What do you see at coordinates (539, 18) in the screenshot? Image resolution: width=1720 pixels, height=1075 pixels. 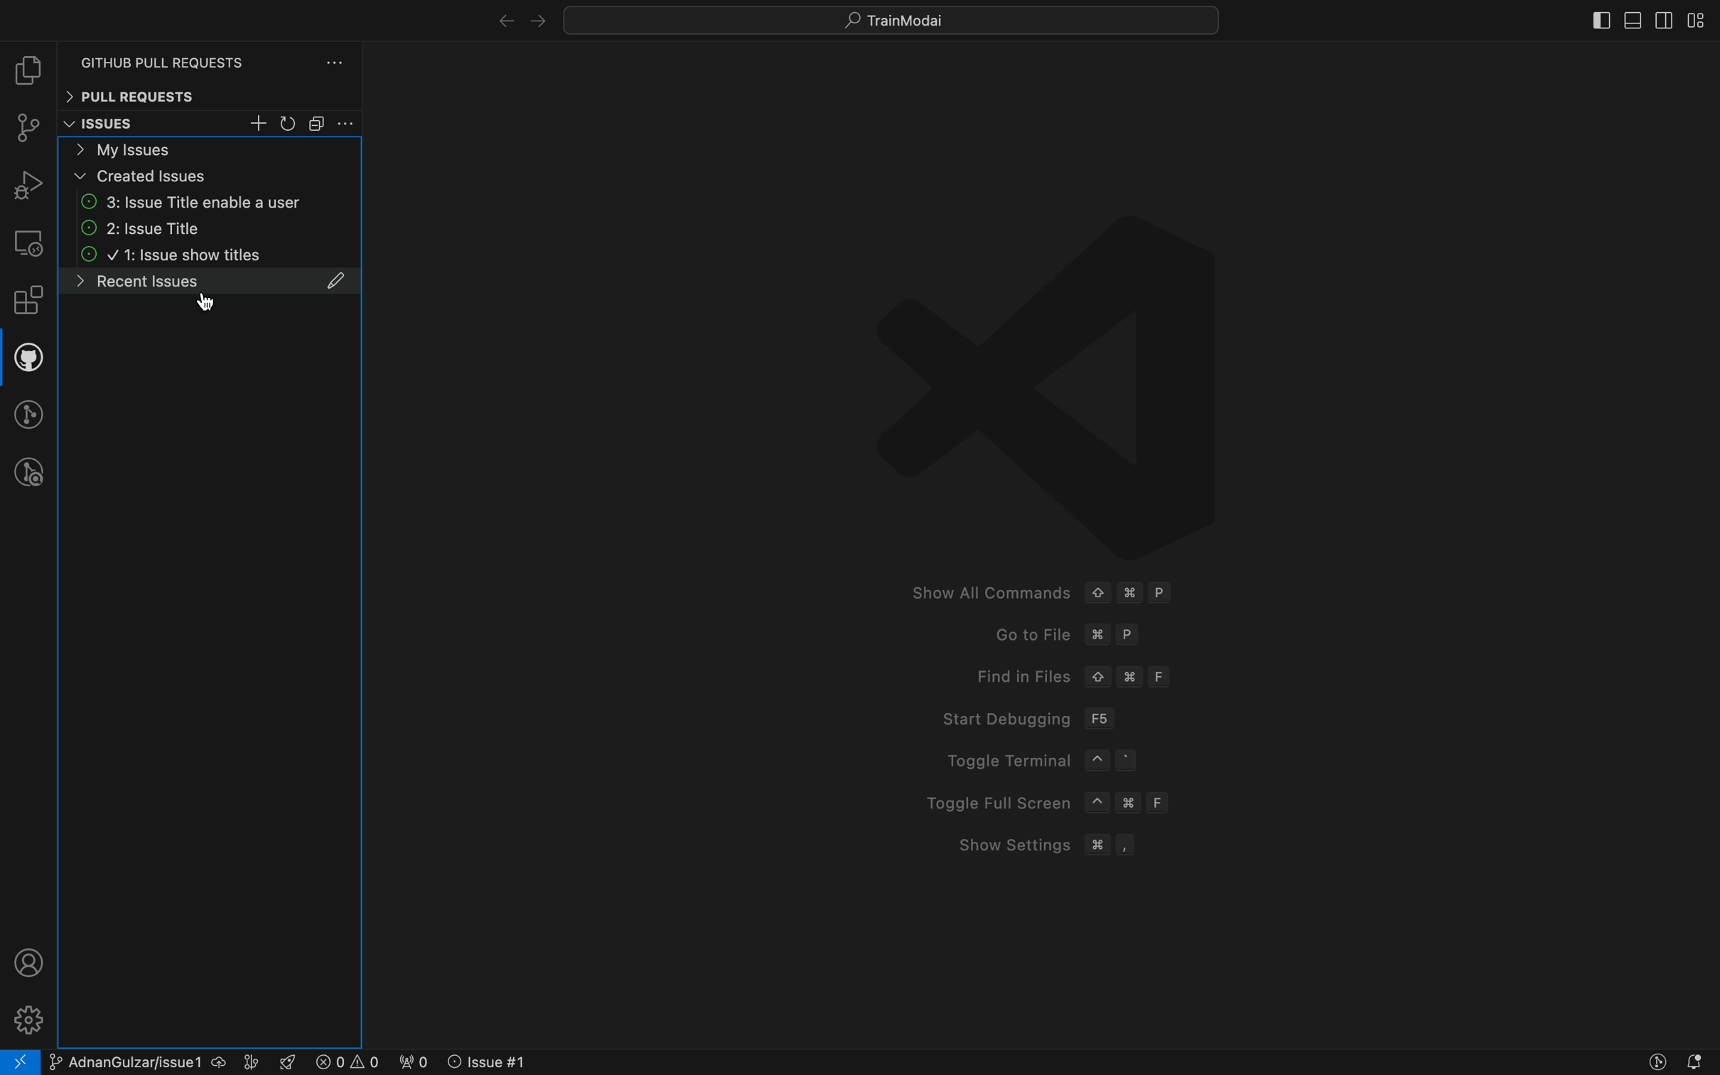 I see `left arrow` at bounding box center [539, 18].